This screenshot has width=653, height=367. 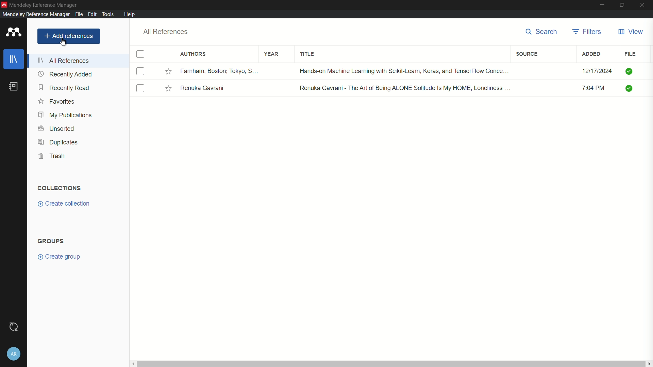 I want to click on tools, so click(x=108, y=14).